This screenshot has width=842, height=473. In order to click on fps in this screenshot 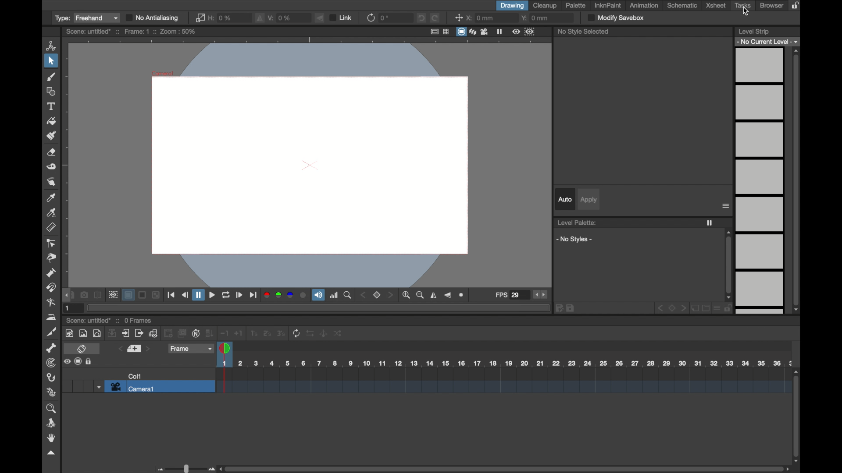, I will do `click(508, 295)`.